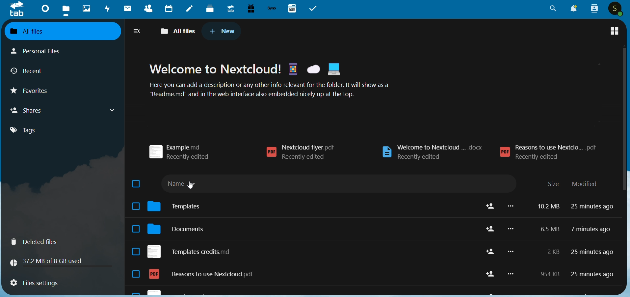  Describe the element at coordinates (170, 8) in the screenshot. I see `Calendar` at that location.